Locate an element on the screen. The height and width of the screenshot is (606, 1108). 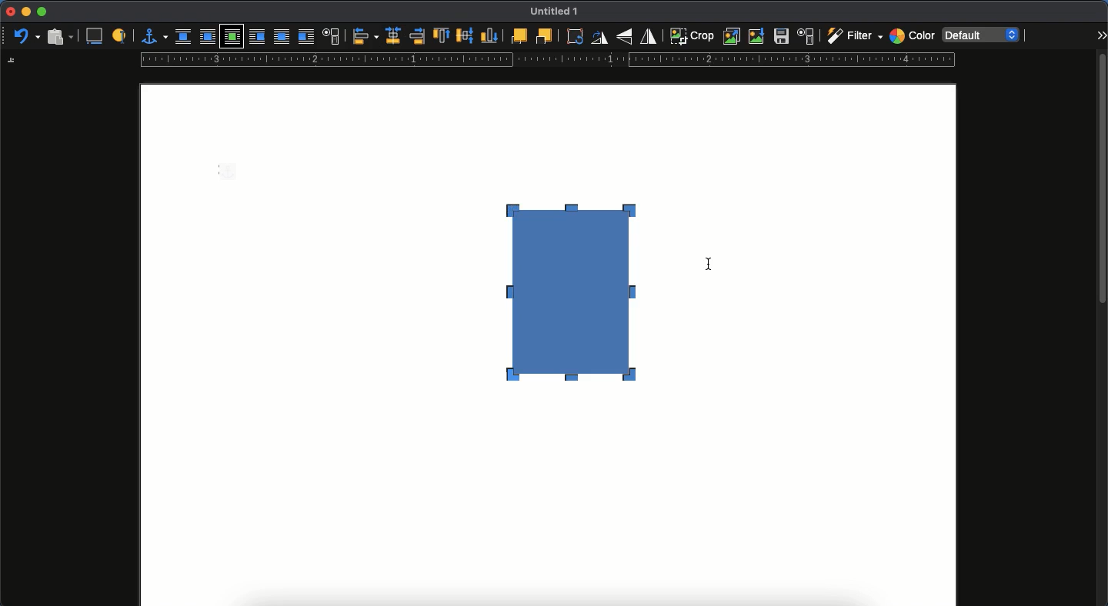
middle to anchor is located at coordinates (466, 35).